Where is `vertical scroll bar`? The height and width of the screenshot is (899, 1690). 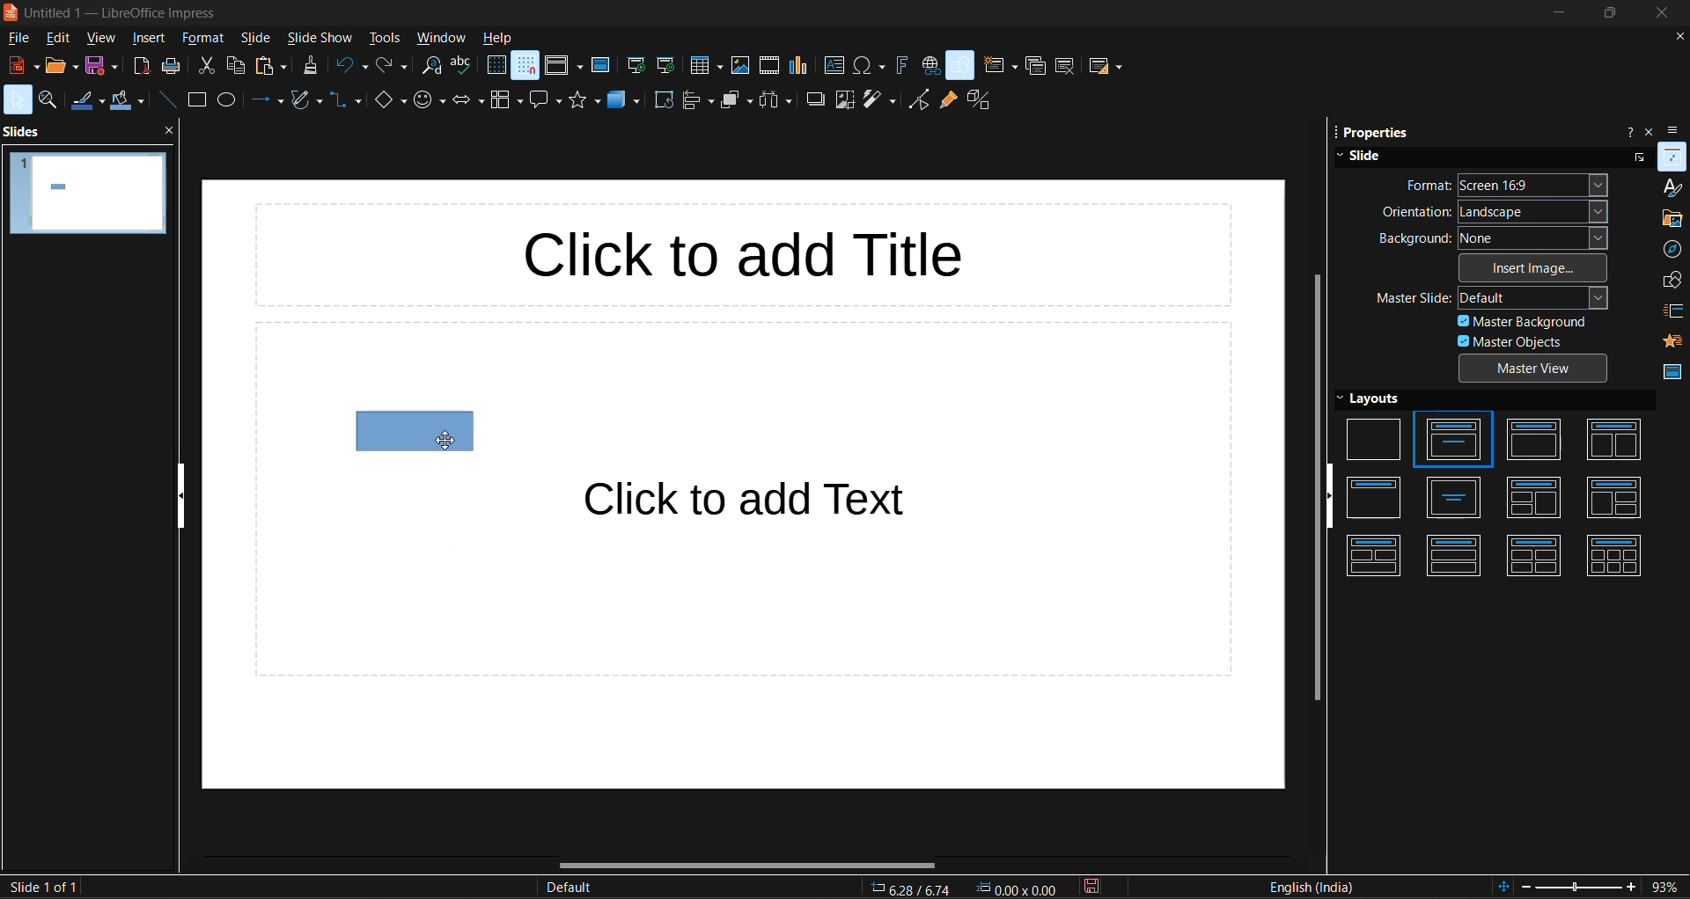
vertical scroll bar is located at coordinates (1312, 489).